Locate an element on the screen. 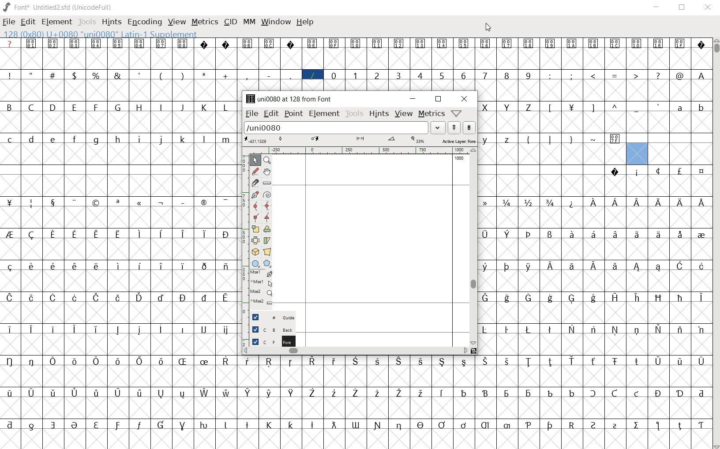  glyph is located at coordinates (355, 425).